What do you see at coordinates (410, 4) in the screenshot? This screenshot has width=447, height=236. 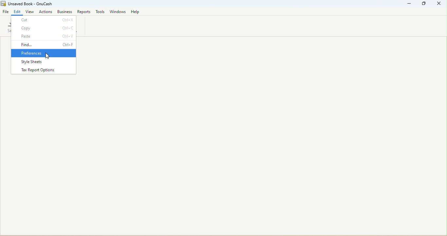 I see `Minimize` at bounding box center [410, 4].